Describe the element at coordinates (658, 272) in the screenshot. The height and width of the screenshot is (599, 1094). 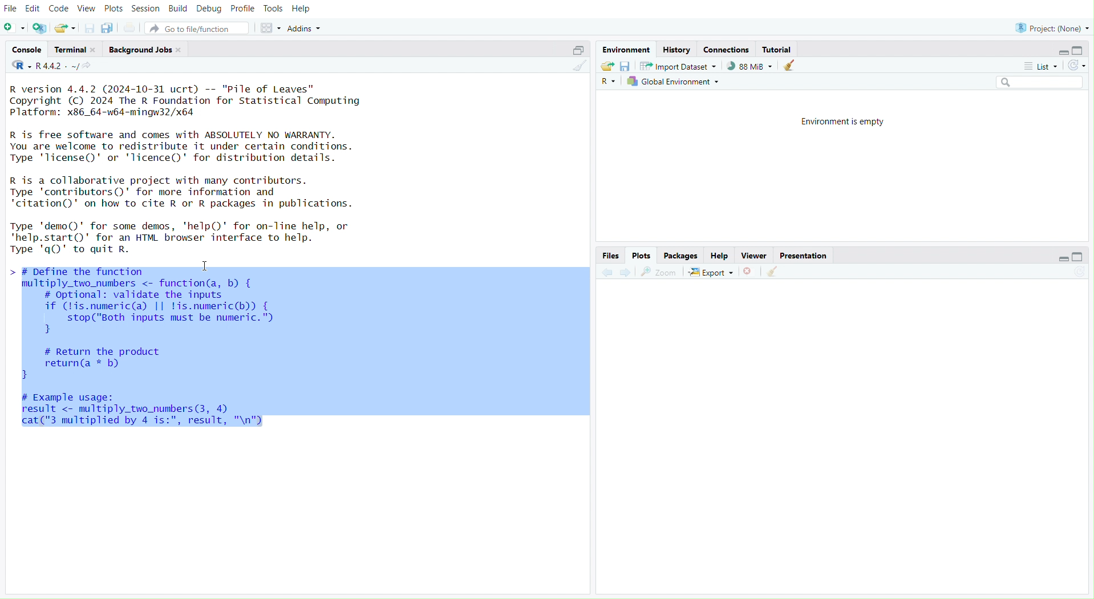
I see `Zoom` at that location.